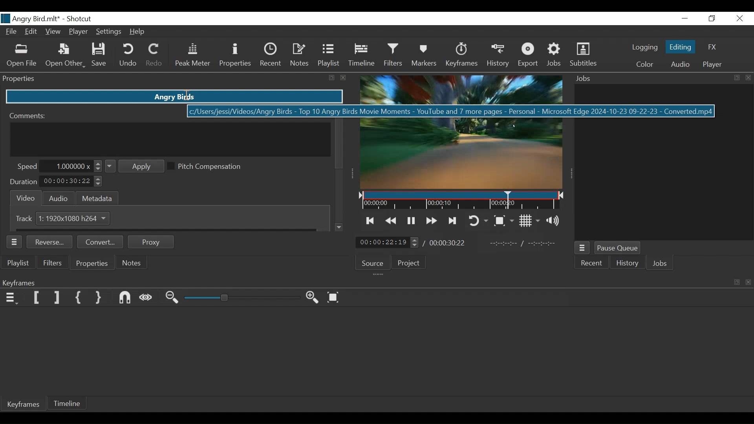 This screenshot has height=424, width=754. Describe the element at coordinates (26, 406) in the screenshot. I see `Keyframe` at that location.